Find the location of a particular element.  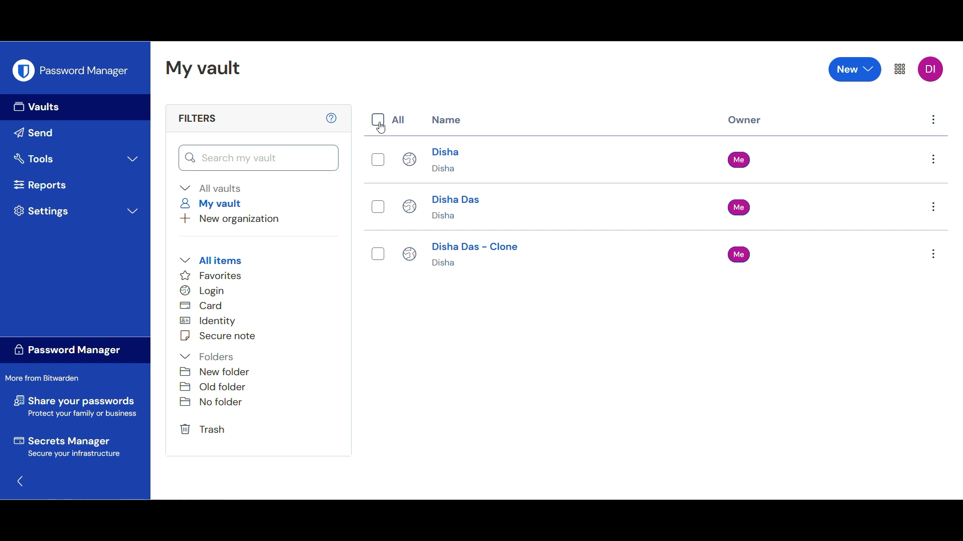

My vault is located at coordinates (203, 69).